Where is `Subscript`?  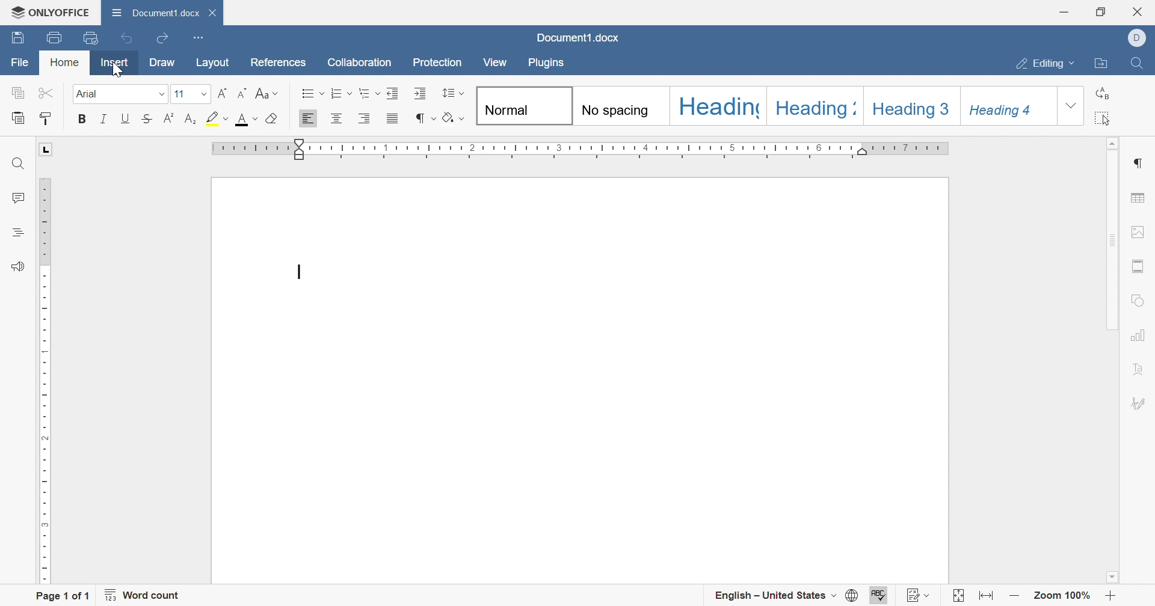
Subscript is located at coordinates (190, 118).